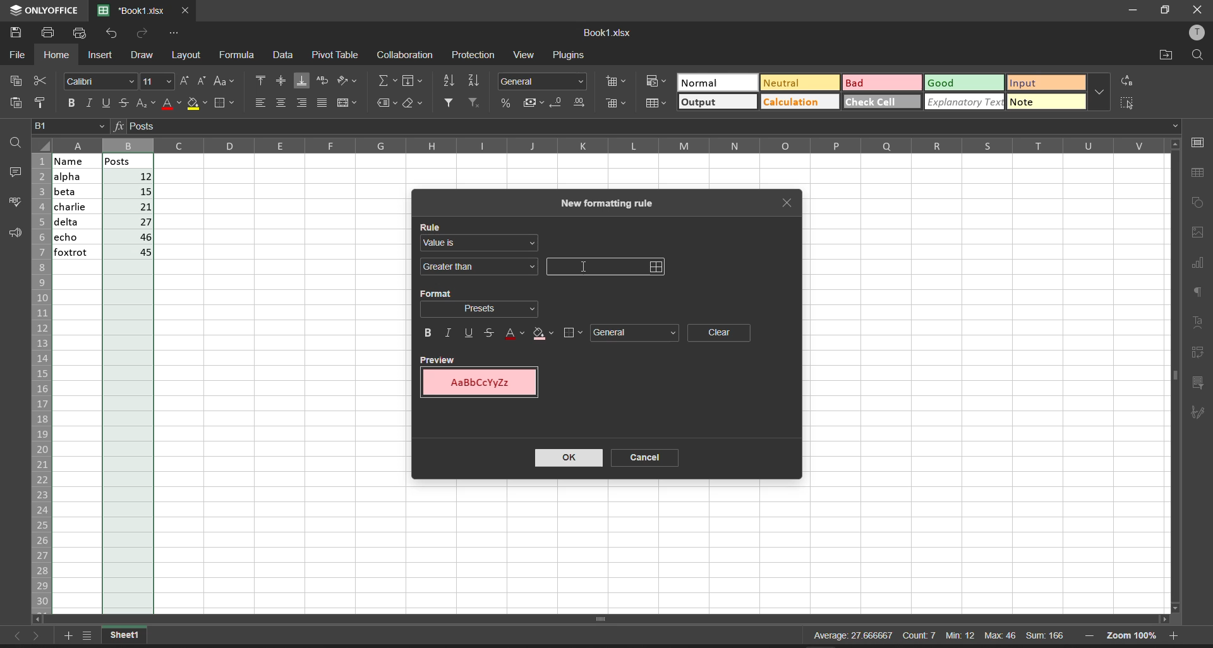  I want to click on borders, so click(570, 331).